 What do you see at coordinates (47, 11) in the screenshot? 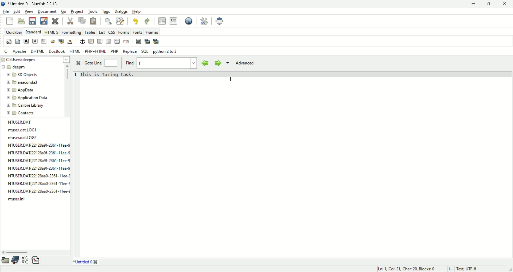
I see `document` at bounding box center [47, 11].